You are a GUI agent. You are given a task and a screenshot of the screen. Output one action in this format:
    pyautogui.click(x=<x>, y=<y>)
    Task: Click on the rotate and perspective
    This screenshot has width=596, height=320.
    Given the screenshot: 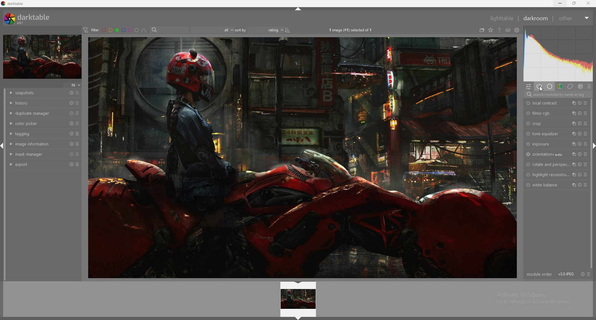 What is the action you would take?
    pyautogui.click(x=547, y=165)
    